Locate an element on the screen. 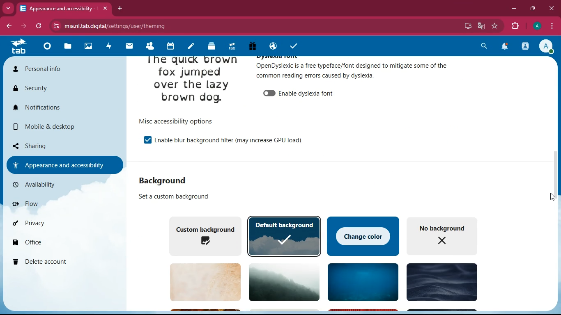  more is located at coordinates (9, 7).